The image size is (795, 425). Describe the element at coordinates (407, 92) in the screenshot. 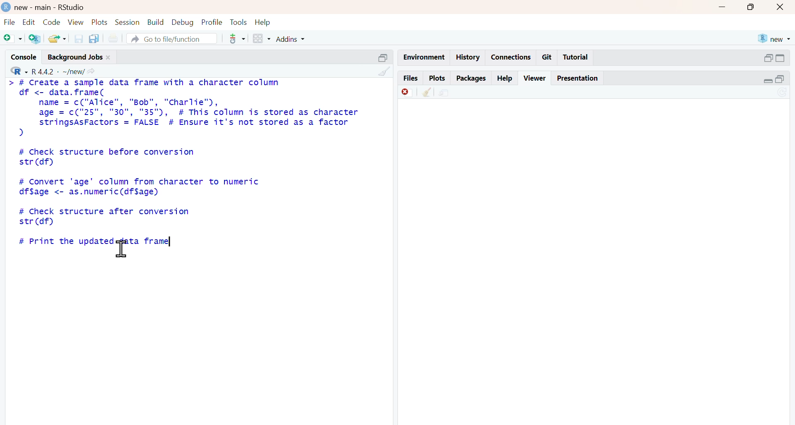

I see `Discard ` at that location.